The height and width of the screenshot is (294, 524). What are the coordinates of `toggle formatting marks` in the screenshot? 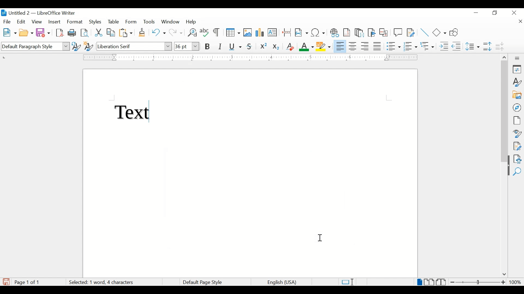 It's located at (217, 33).